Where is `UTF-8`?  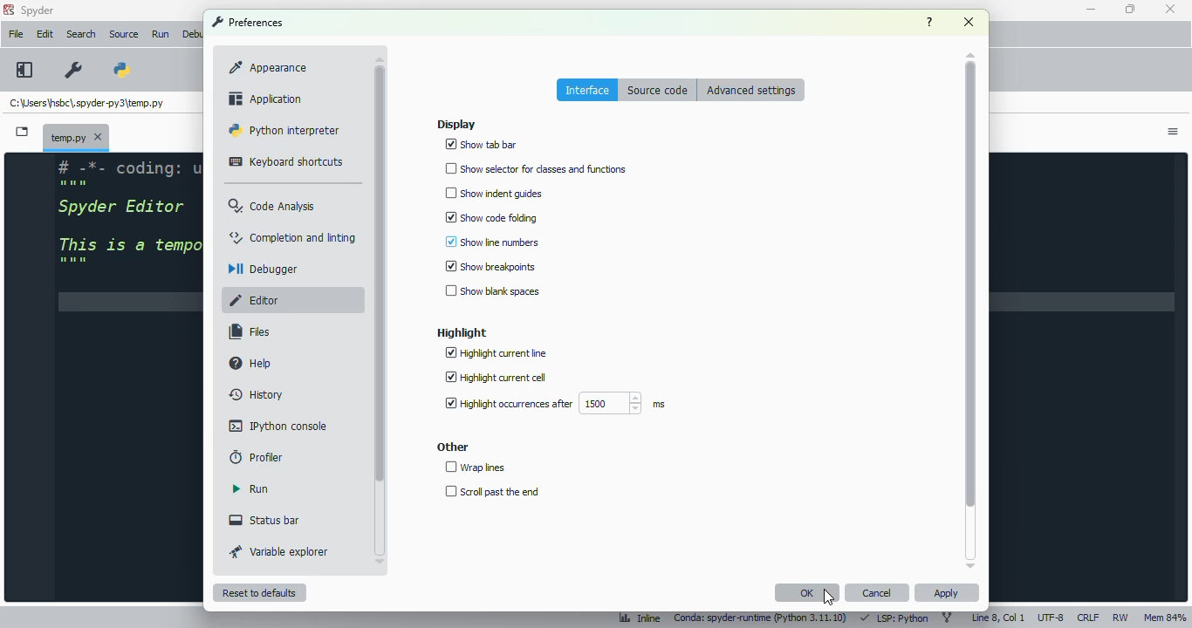
UTF-8 is located at coordinates (1052, 618).